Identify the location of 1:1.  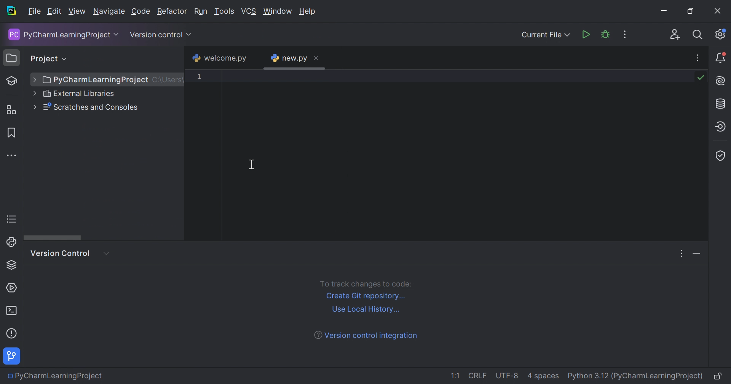
(454, 376).